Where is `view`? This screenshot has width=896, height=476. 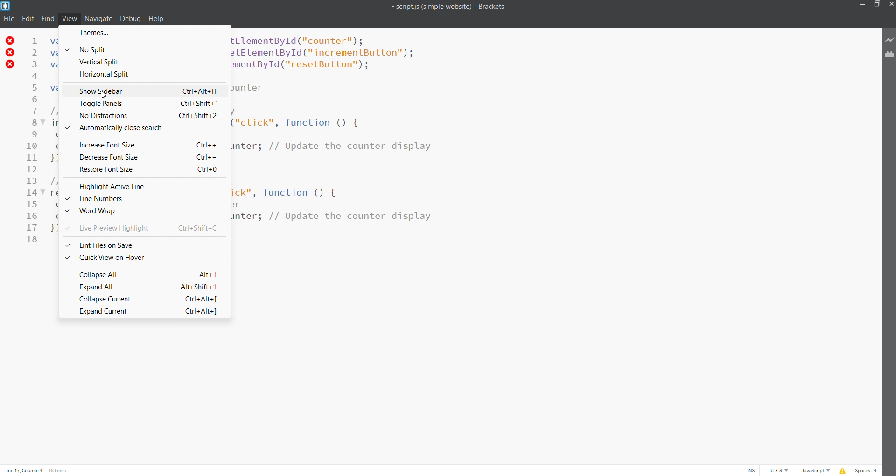 view is located at coordinates (70, 19).